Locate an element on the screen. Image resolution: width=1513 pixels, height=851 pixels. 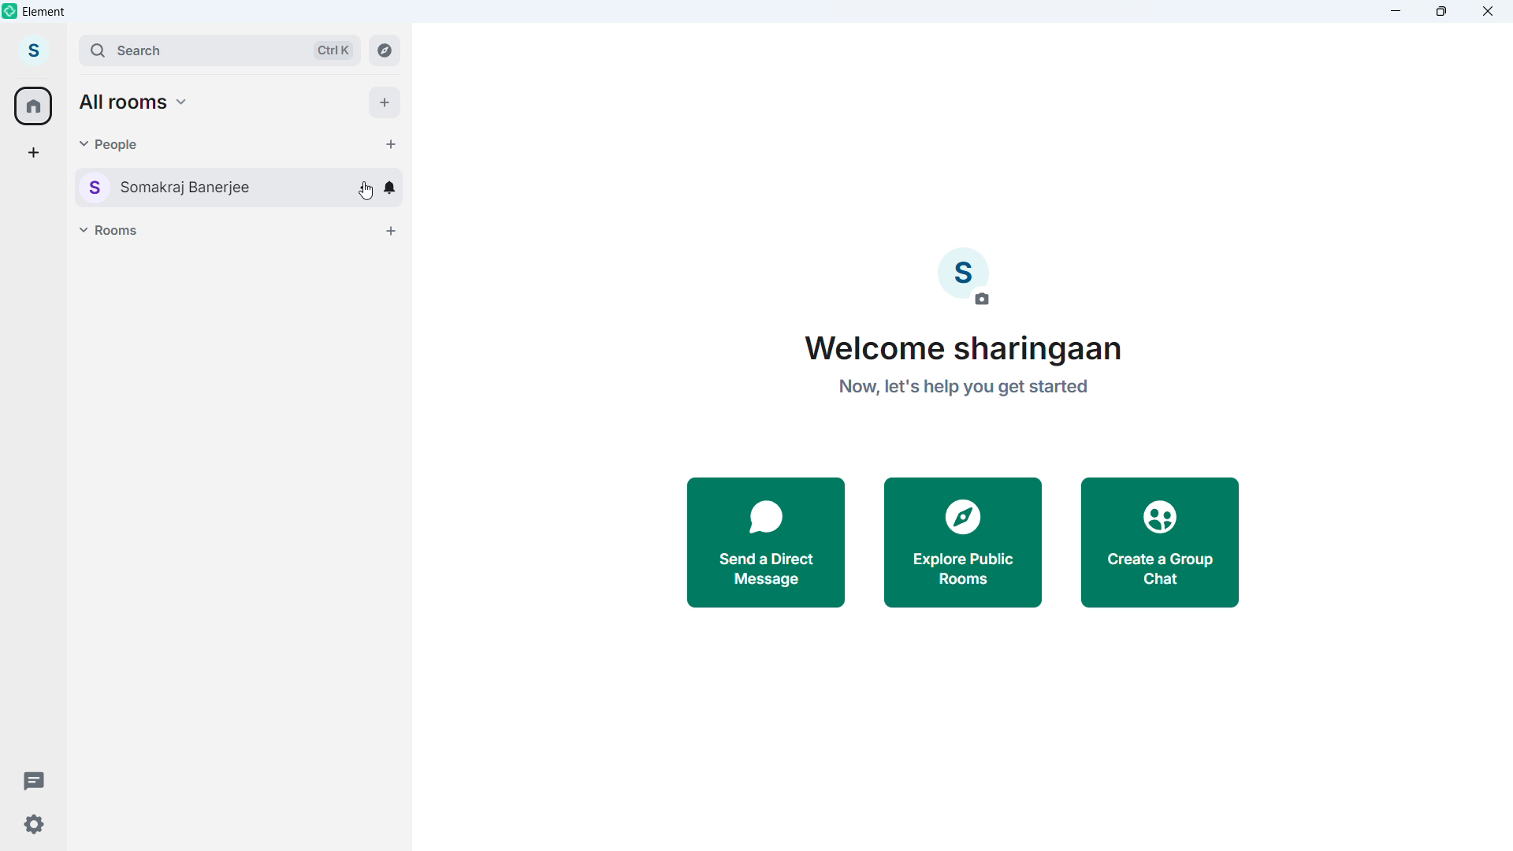
cursor  is located at coordinates (366, 195).